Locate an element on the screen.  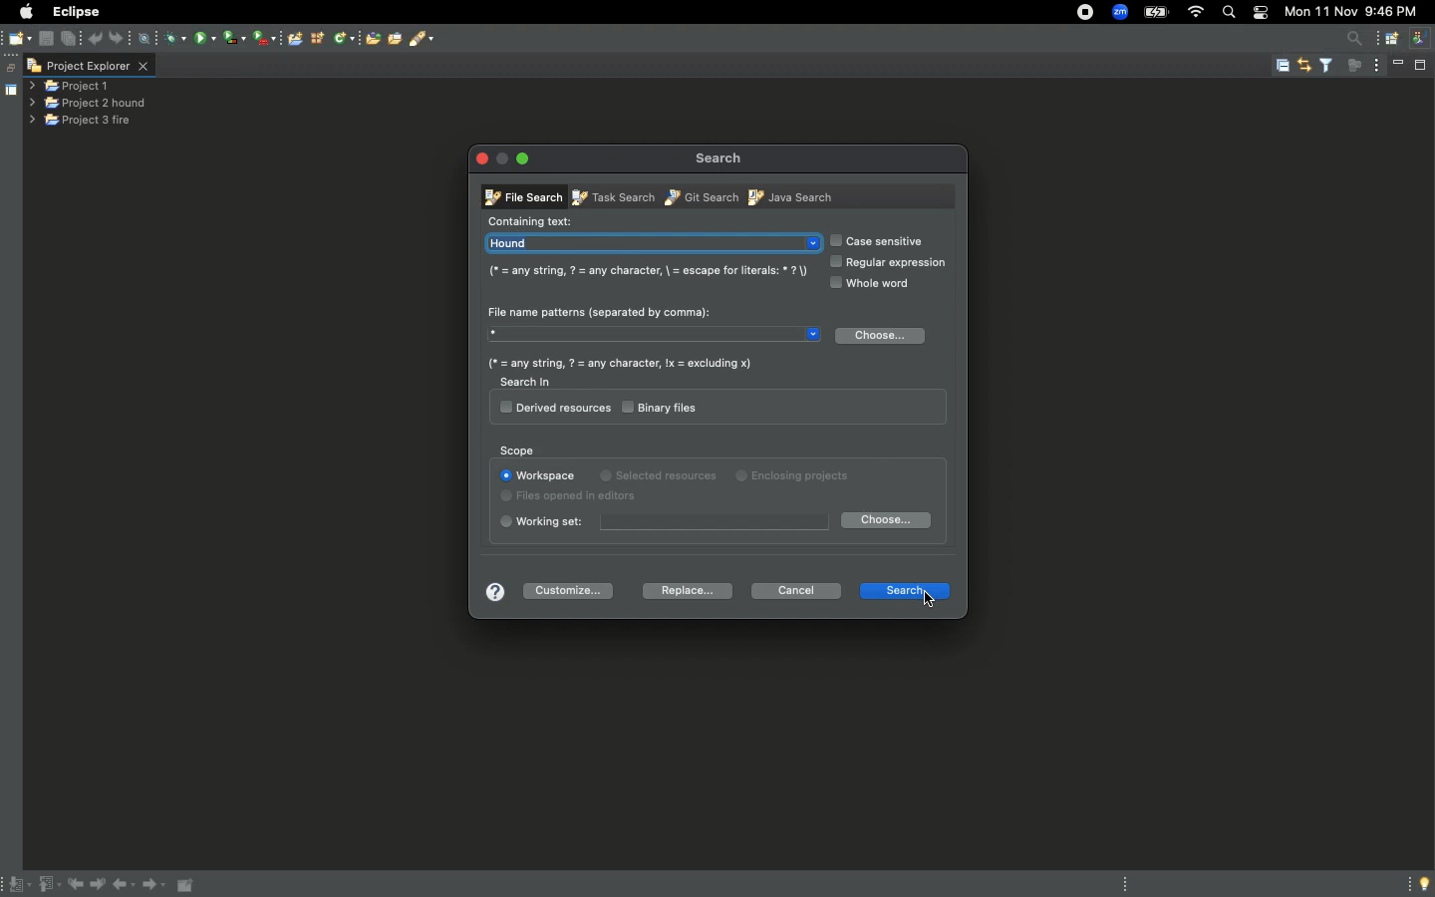
Hound is located at coordinates (652, 243).